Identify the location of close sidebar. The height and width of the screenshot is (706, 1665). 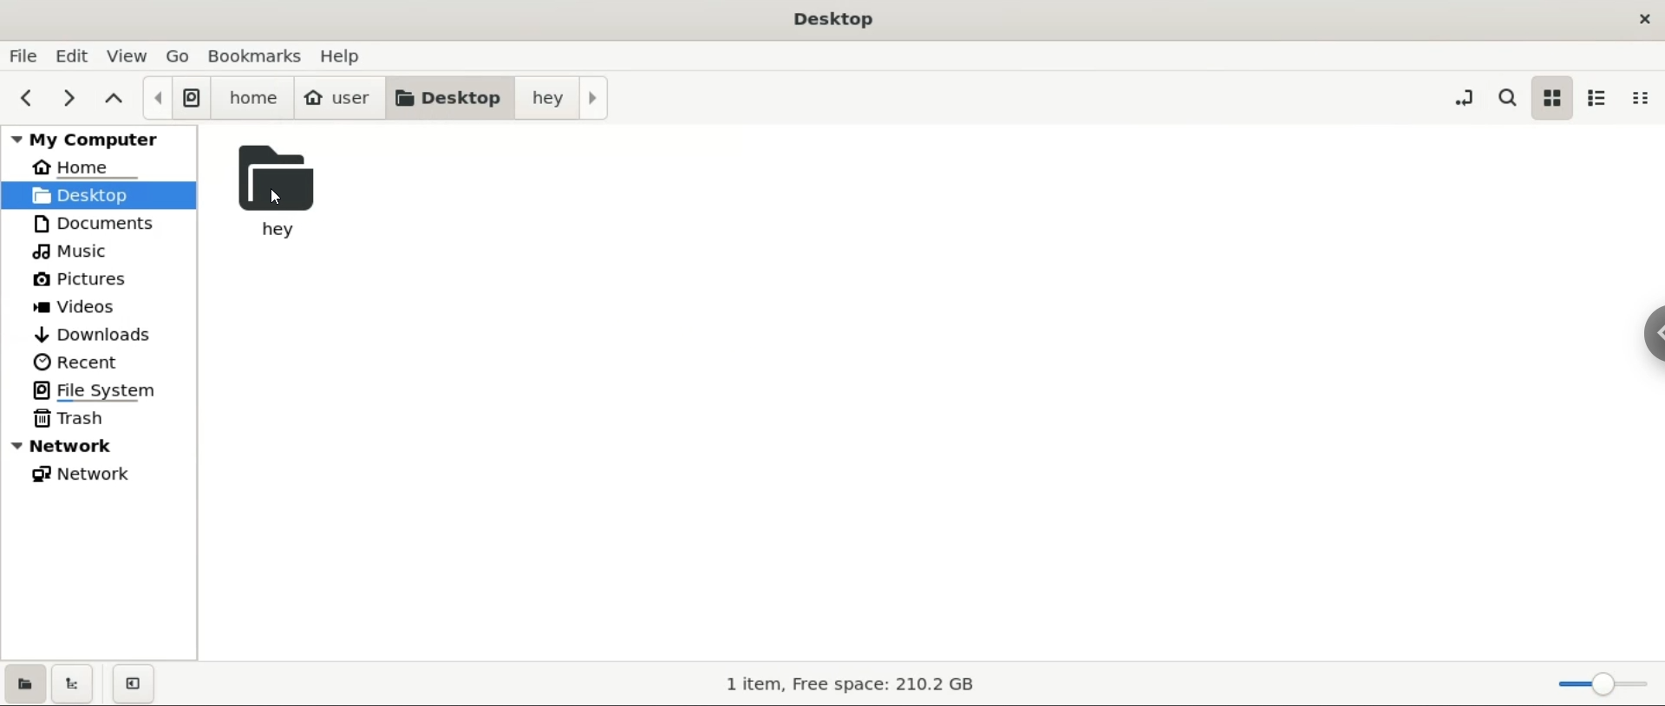
(134, 684).